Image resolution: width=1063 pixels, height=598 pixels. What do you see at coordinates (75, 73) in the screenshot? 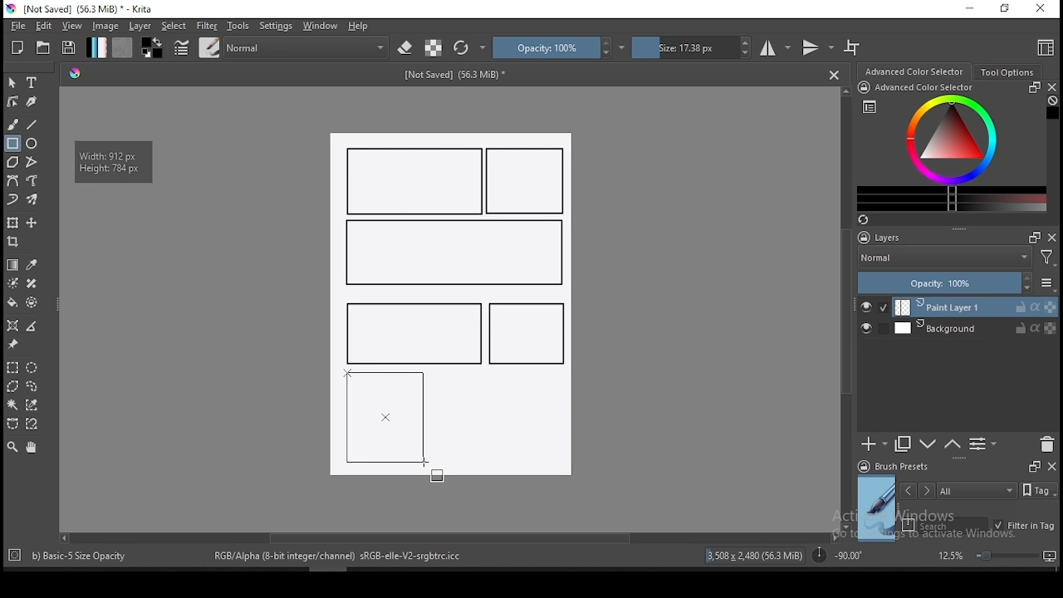
I see `Hue` at bounding box center [75, 73].